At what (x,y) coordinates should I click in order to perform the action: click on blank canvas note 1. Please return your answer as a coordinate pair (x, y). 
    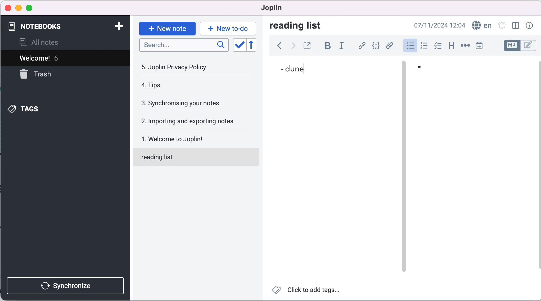
    Looking at the image, I should click on (331, 181).